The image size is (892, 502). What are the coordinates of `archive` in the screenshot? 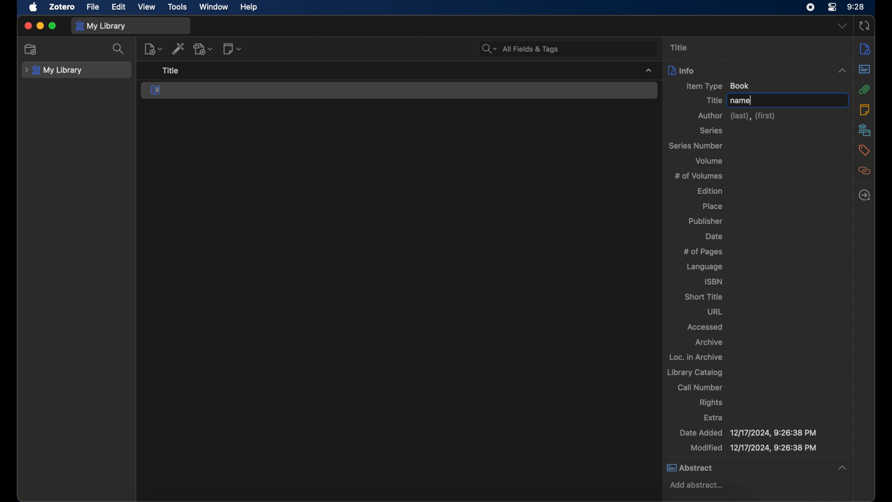 It's located at (709, 342).